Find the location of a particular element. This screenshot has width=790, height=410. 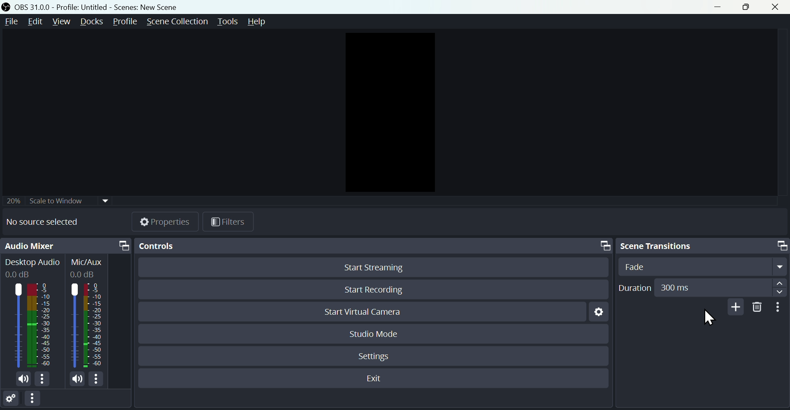

(un)mute is located at coordinates (25, 380).